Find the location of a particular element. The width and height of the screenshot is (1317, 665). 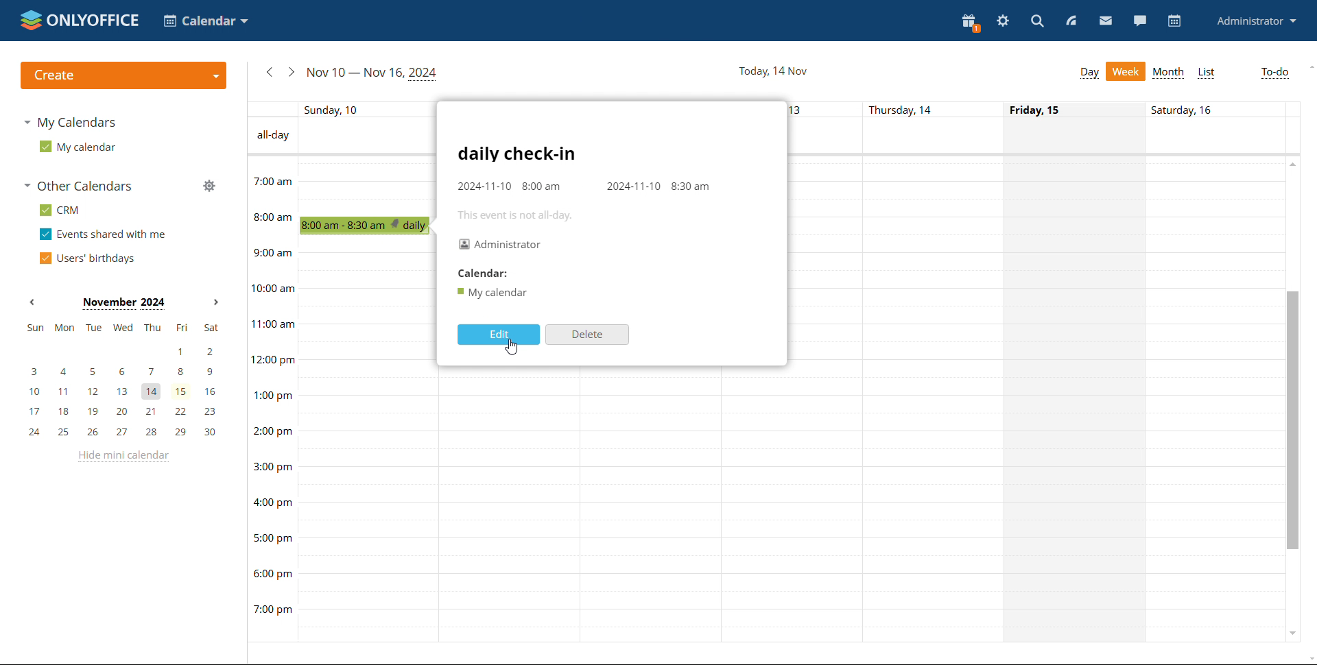

scroll down is located at coordinates (1292, 631).